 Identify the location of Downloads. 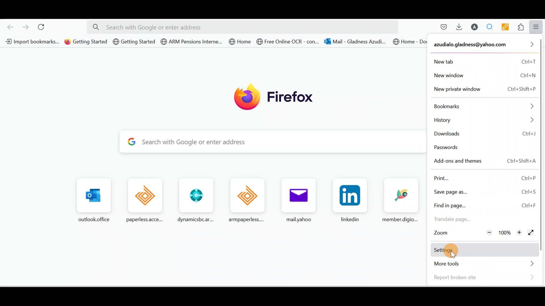
(461, 28).